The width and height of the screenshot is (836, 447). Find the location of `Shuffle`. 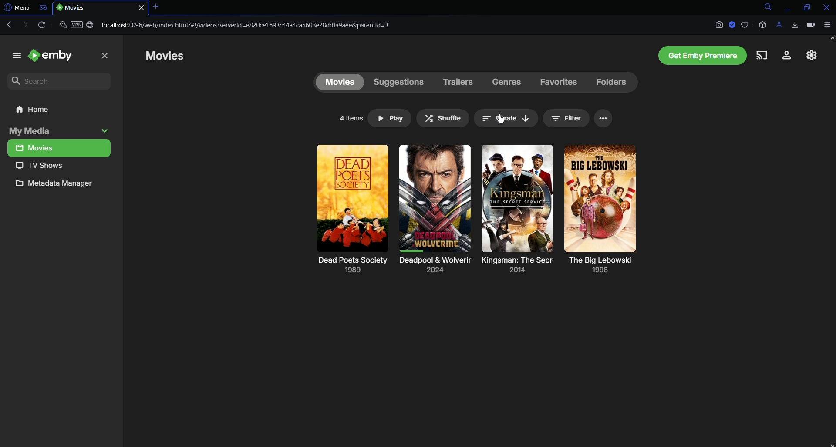

Shuffle is located at coordinates (443, 119).